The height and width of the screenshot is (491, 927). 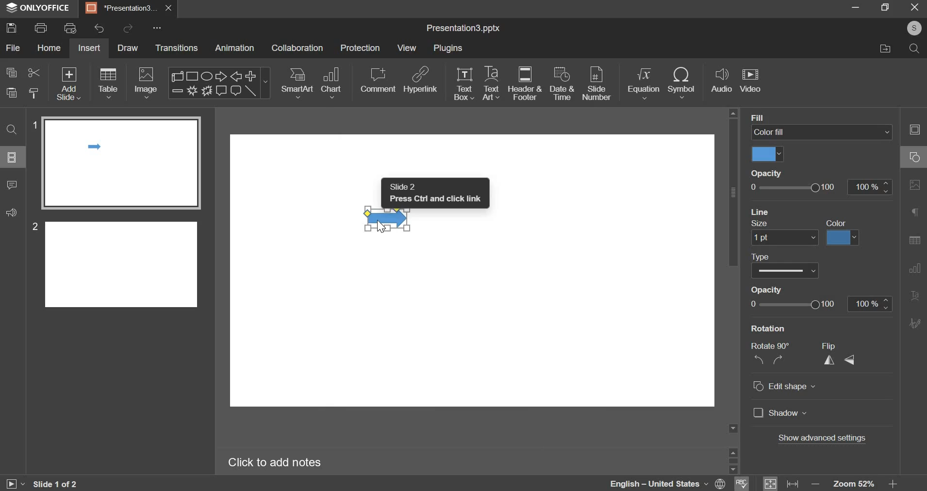 I want to click on plus, so click(x=251, y=75).